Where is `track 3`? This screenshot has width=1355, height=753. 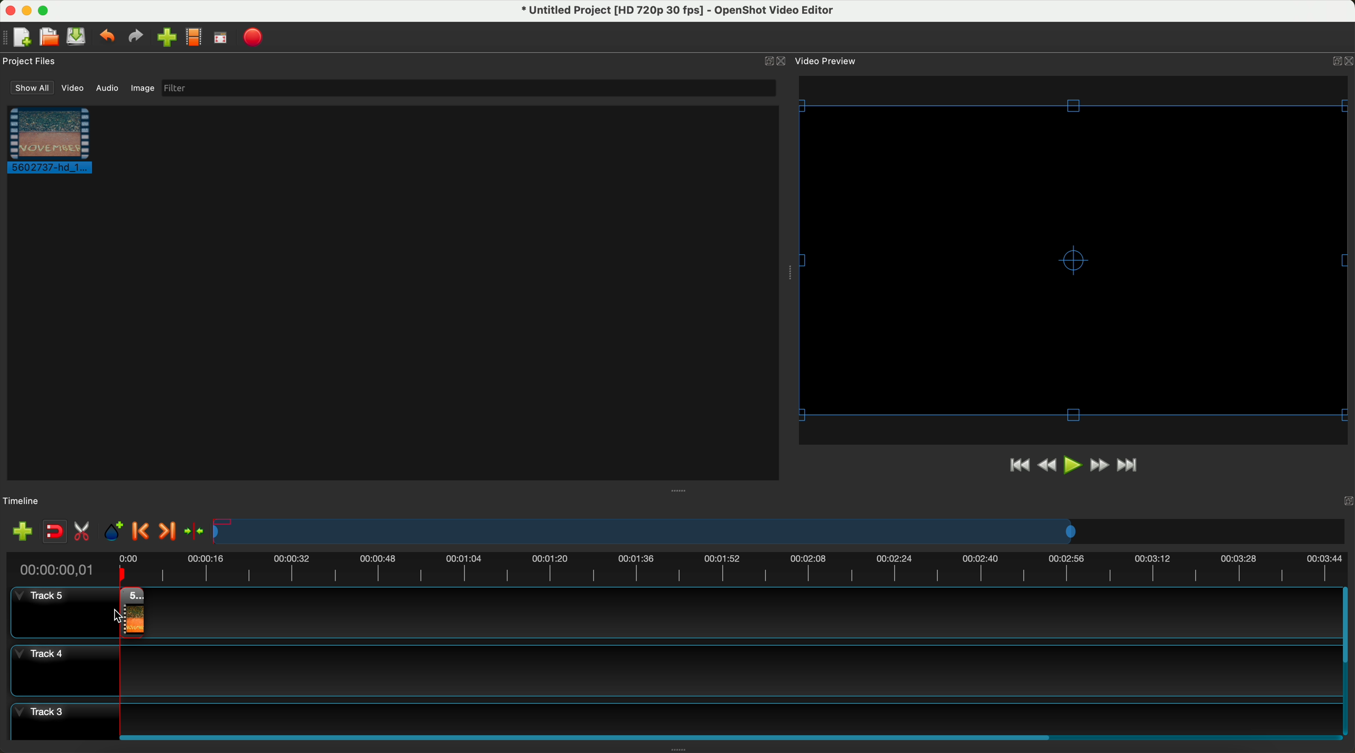 track 3 is located at coordinates (672, 716).